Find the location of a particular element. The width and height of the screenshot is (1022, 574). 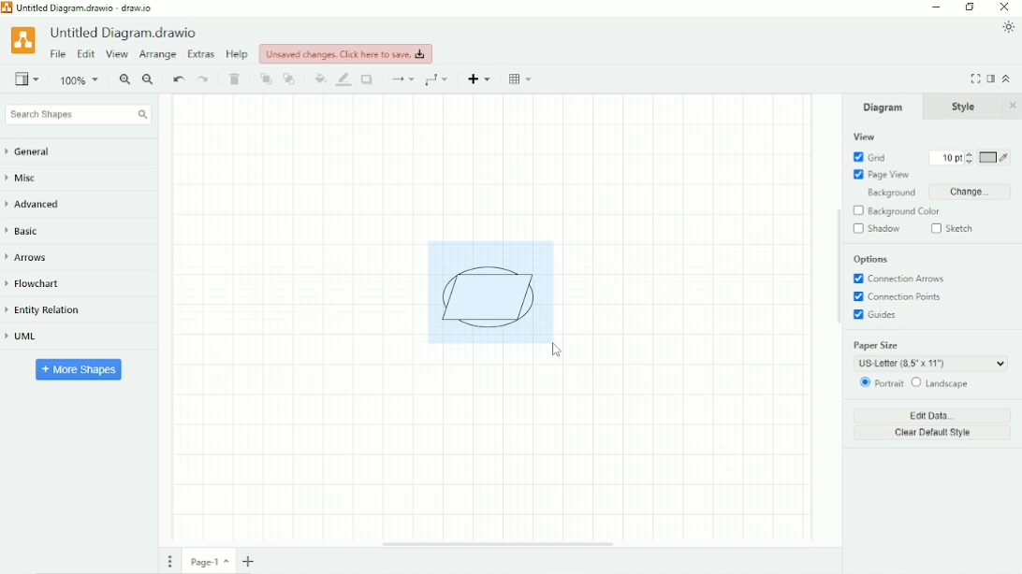

Style is located at coordinates (966, 107).